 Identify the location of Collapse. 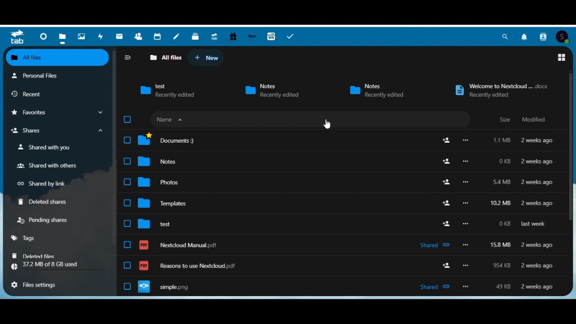
(128, 58).